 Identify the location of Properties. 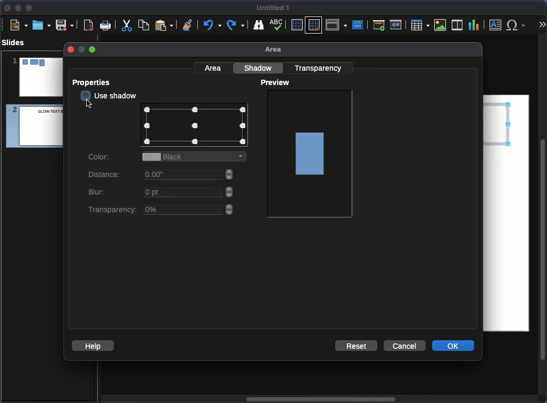
(94, 82).